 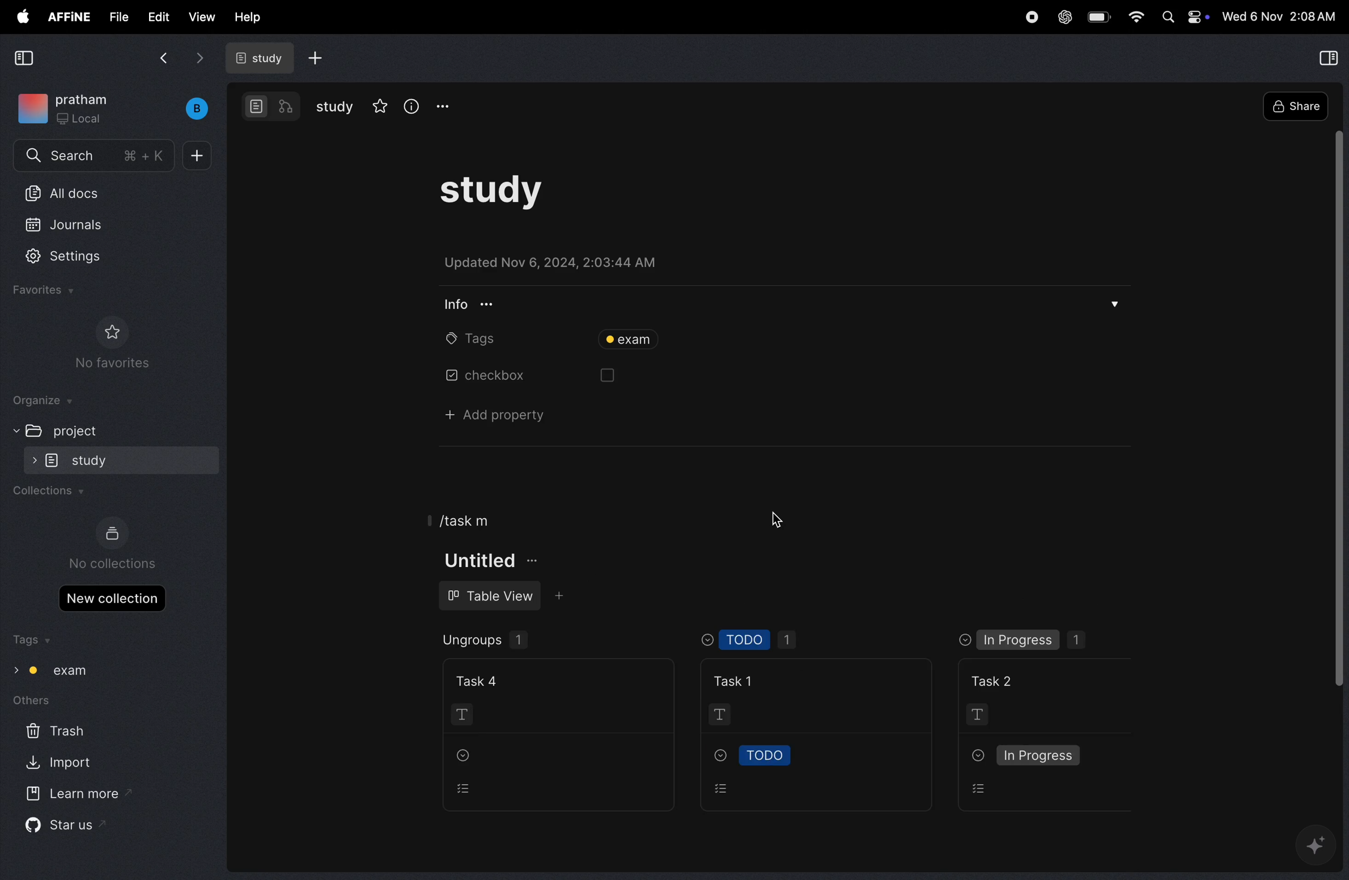 What do you see at coordinates (197, 58) in the screenshot?
I see `forward` at bounding box center [197, 58].